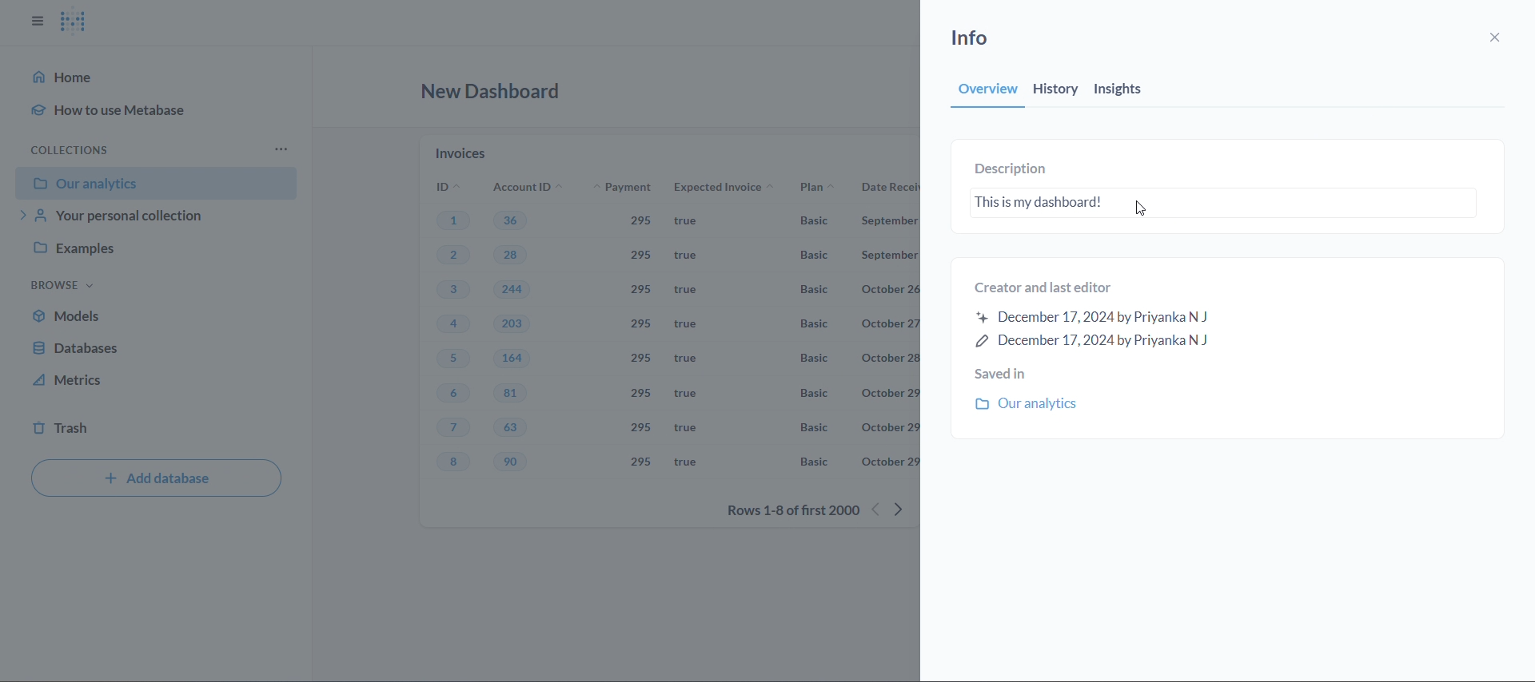  What do you see at coordinates (450, 291) in the screenshot?
I see `3` at bounding box center [450, 291].